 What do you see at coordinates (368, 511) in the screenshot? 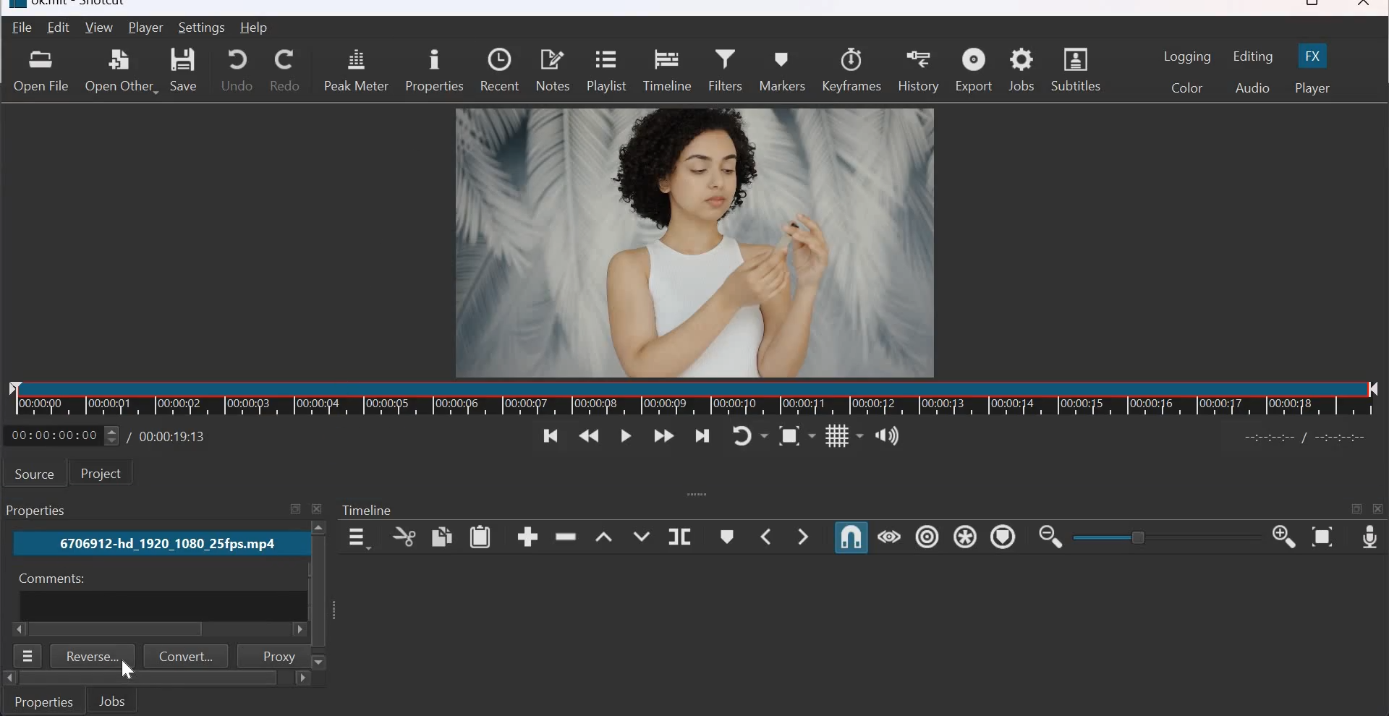
I see `Timeline` at bounding box center [368, 511].